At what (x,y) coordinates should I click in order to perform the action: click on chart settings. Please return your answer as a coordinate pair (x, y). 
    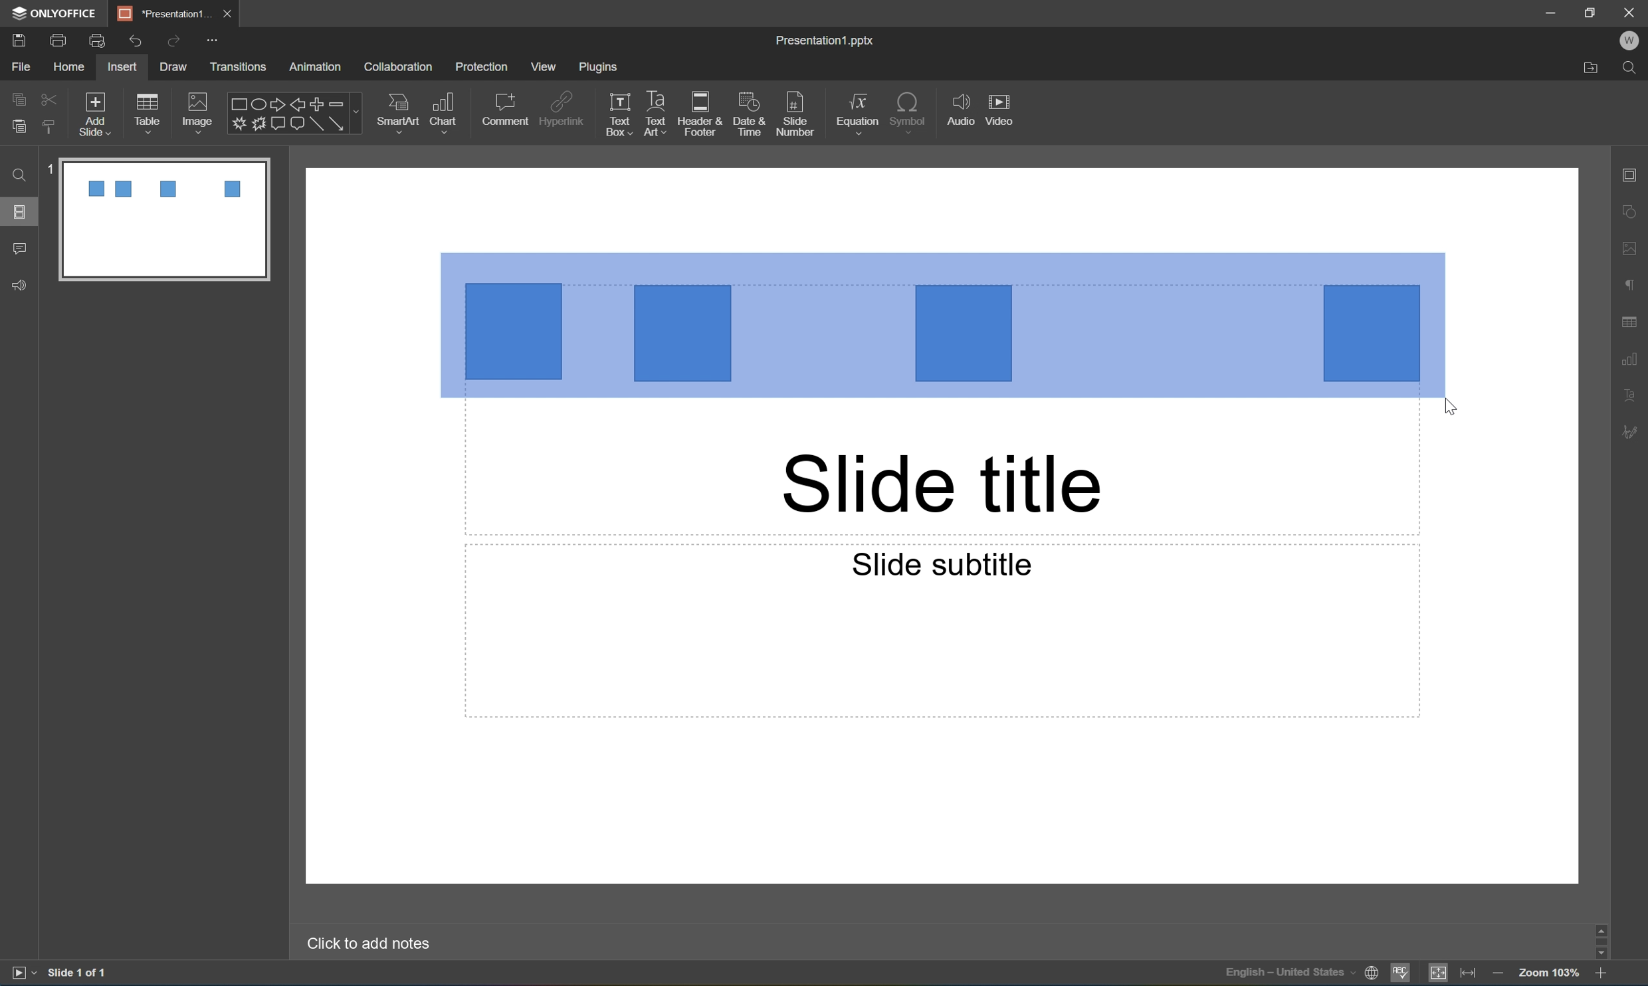
    Looking at the image, I should click on (1635, 357).